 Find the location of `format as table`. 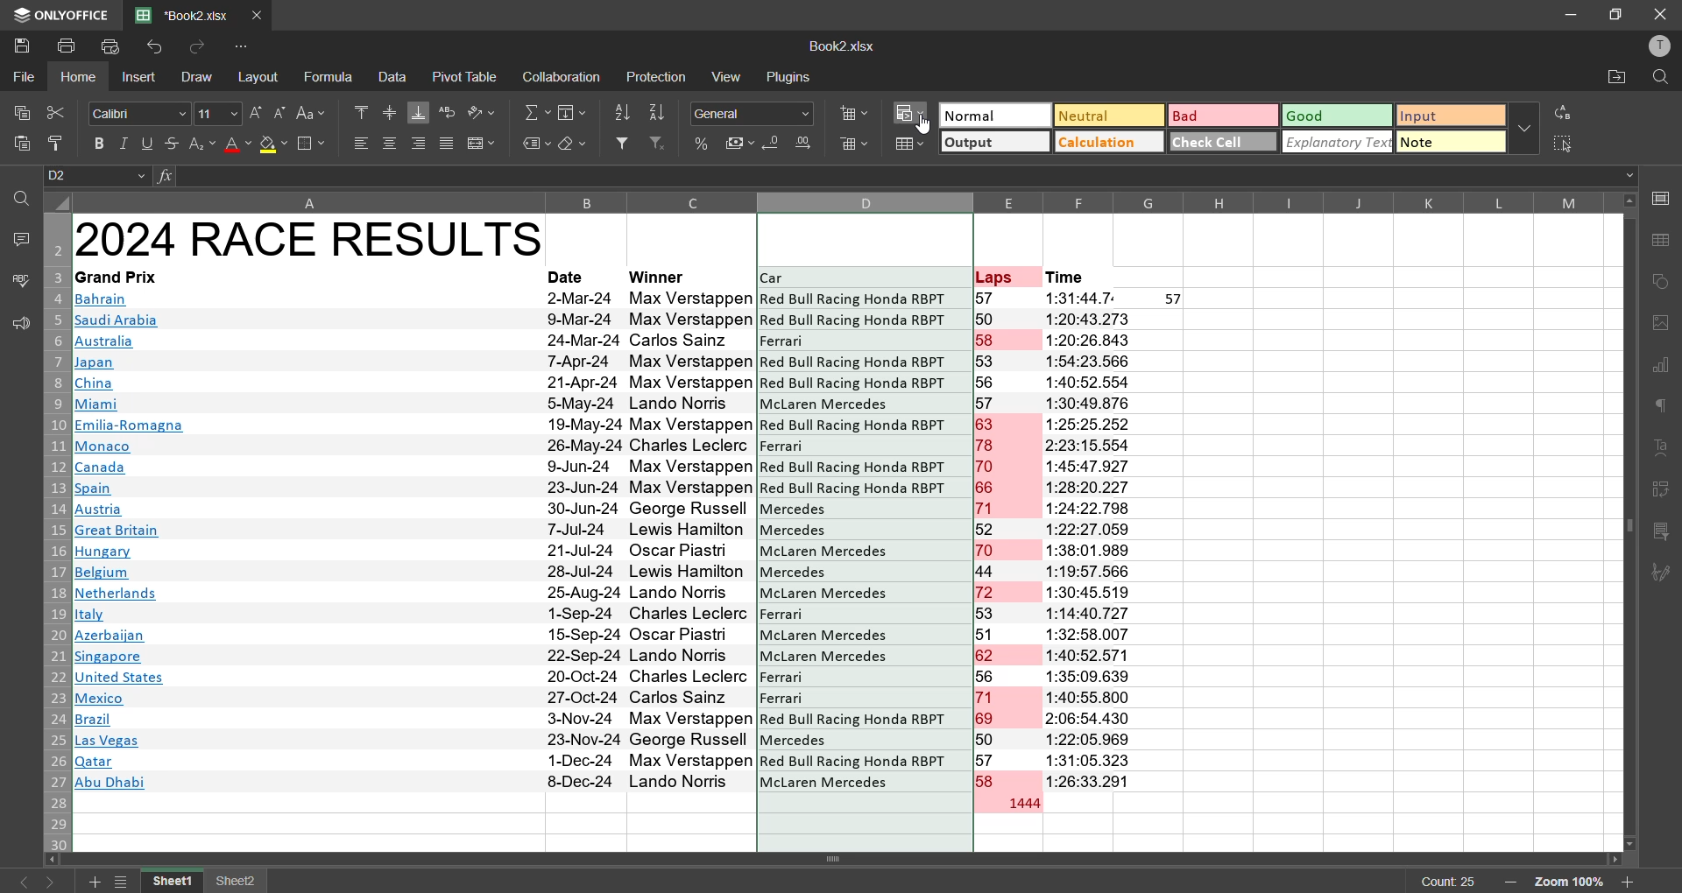

format as table is located at coordinates (911, 145).